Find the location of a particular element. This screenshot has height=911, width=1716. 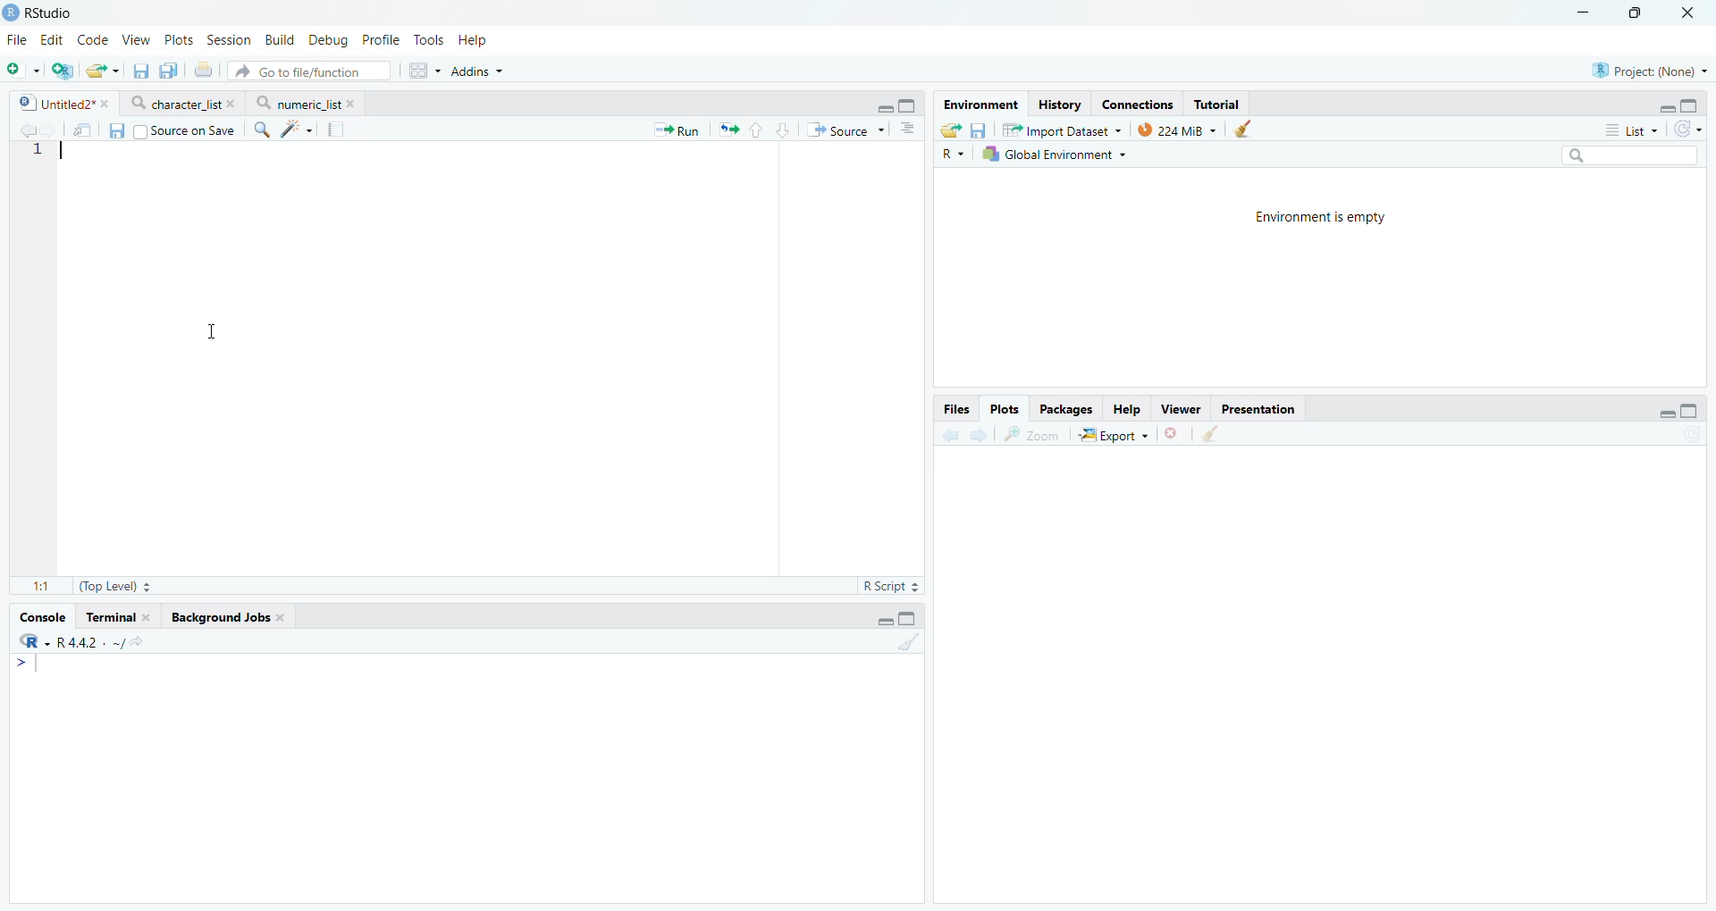

Hide is located at coordinates (884, 108).